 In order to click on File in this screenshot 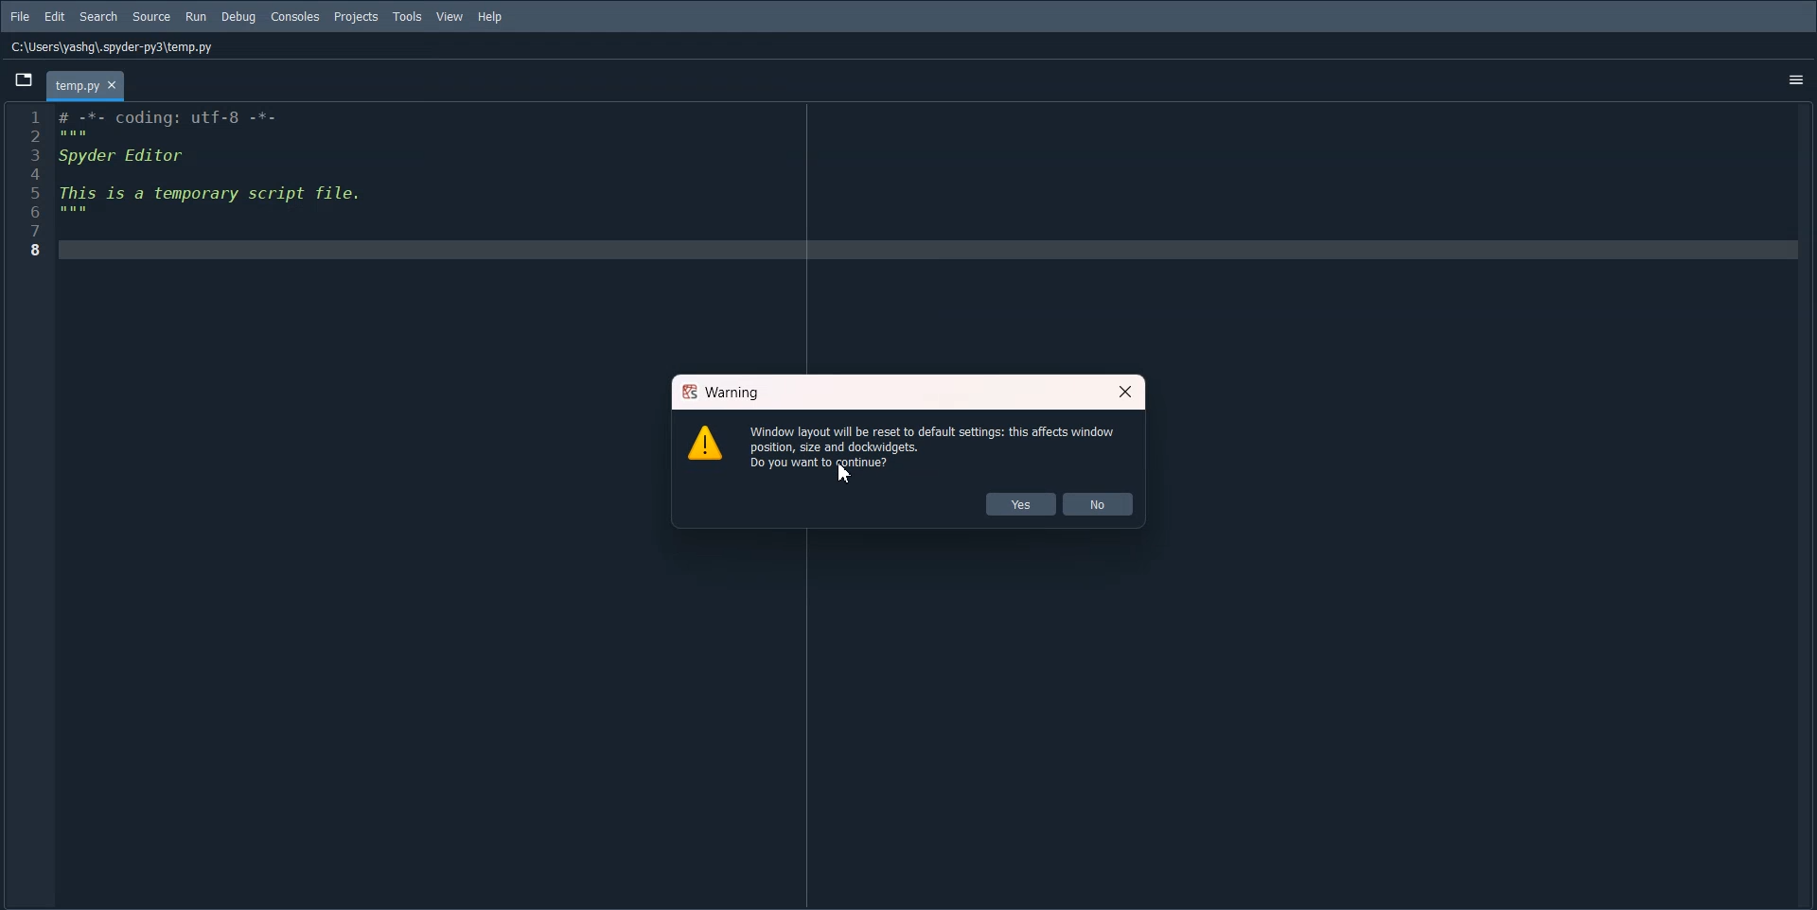, I will do `click(19, 17)`.